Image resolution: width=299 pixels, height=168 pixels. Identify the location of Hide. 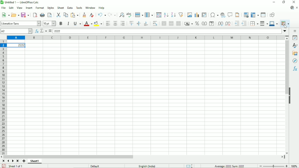
(290, 96).